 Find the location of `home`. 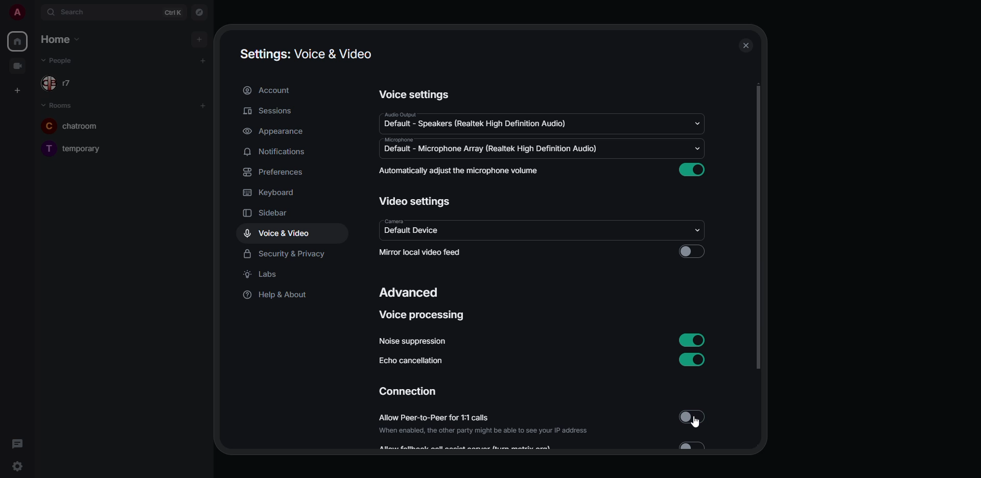

home is located at coordinates (59, 40).